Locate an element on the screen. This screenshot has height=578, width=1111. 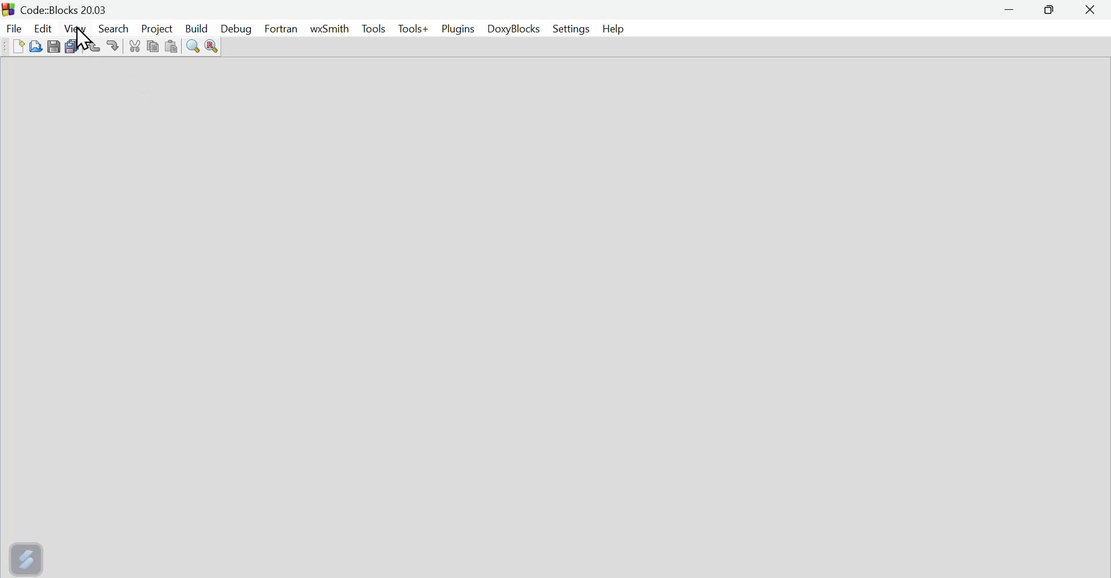
 is located at coordinates (373, 29).